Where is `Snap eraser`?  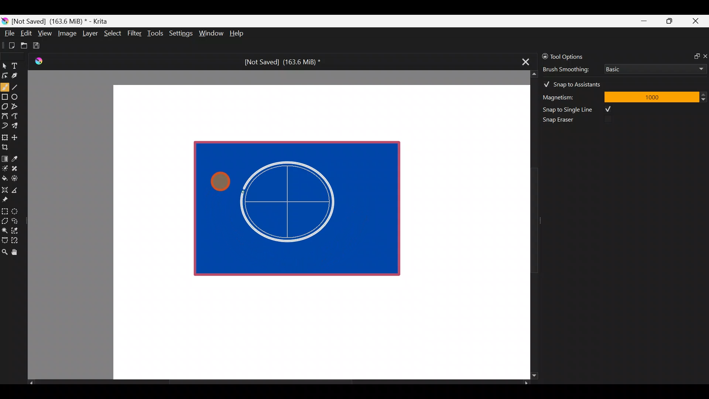 Snap eraser is located at coordinates (563, 121).